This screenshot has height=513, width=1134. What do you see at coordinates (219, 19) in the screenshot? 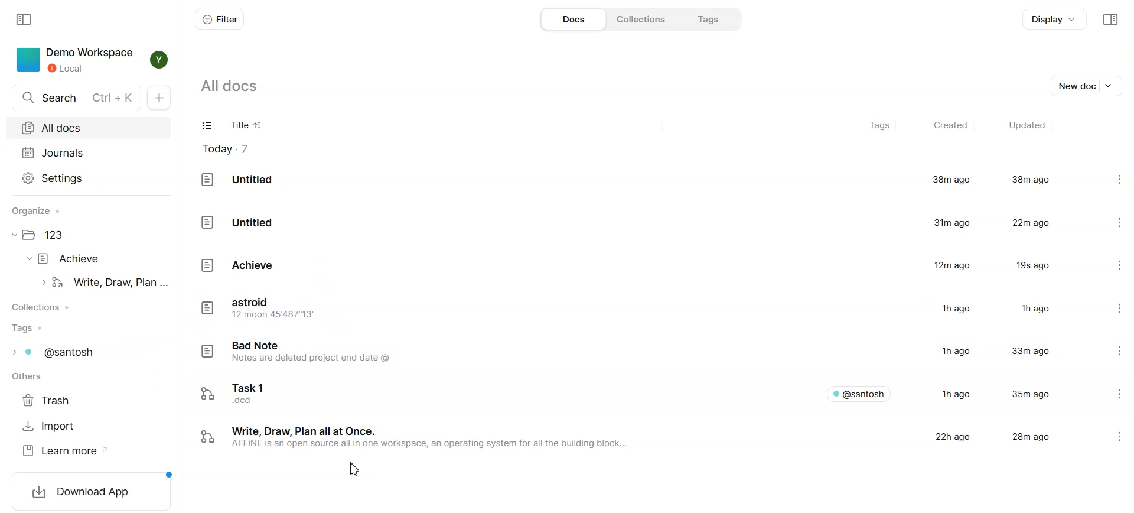
I see `Filter` at bounding box center [219, 19].